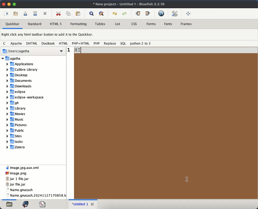 The width and height of the screenshot is (258, 209). I want to click on tables, so click(101, 23).